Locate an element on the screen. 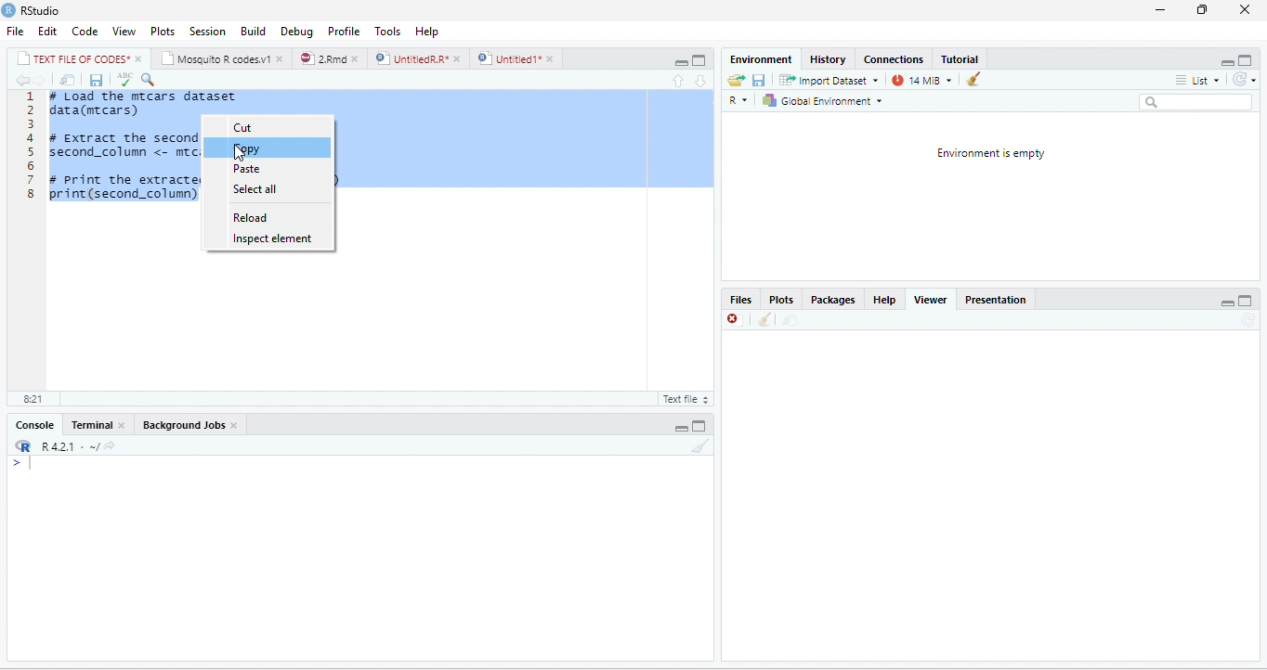 The width and height of the screenshot is (1267, 670). close is located at coordinates (139, 58).